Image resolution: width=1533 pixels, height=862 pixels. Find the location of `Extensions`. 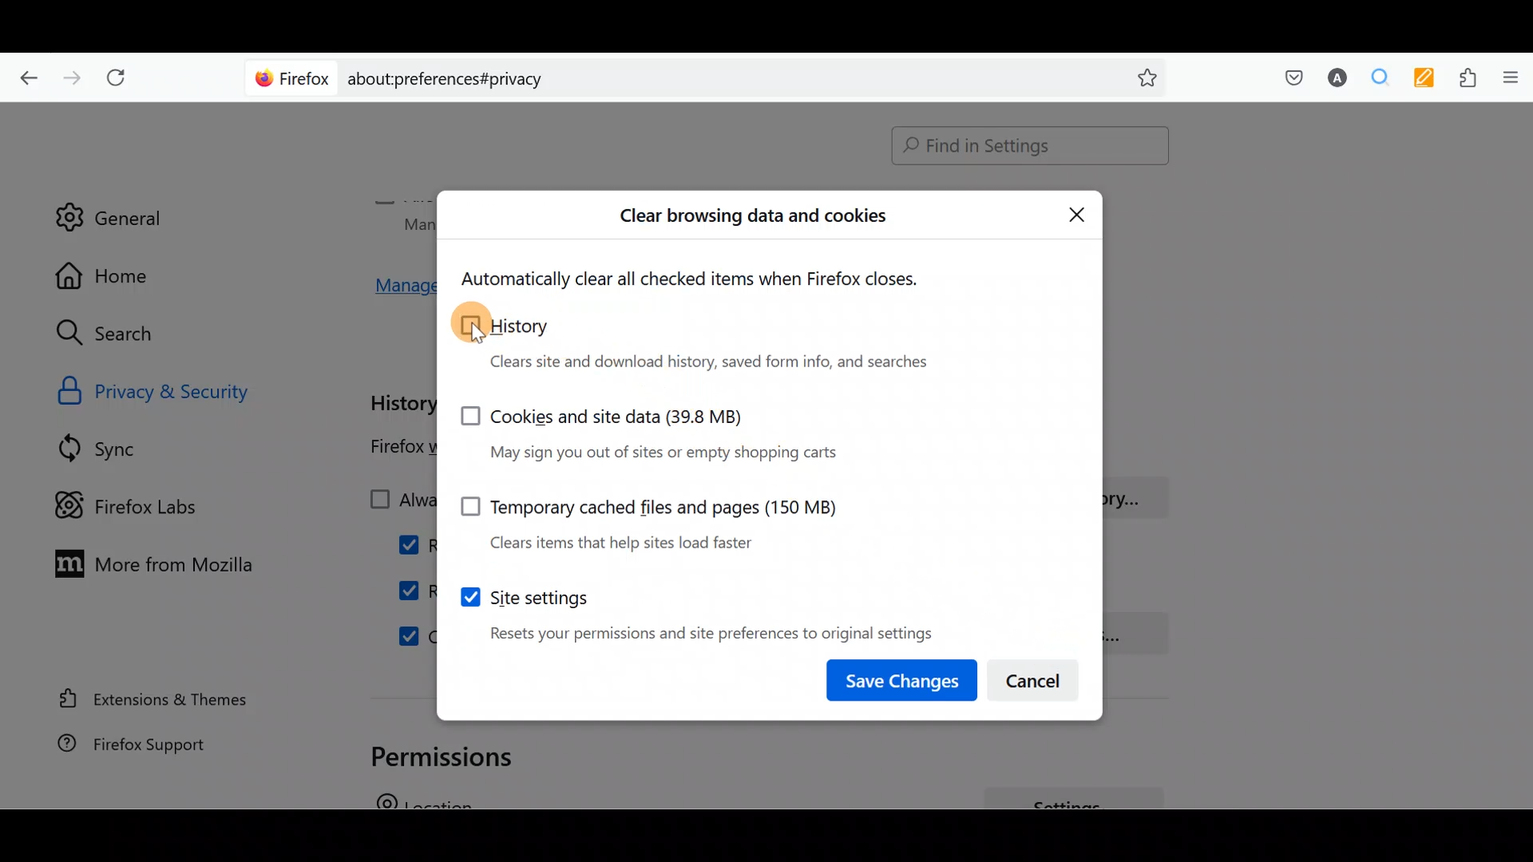

Extensions is located at coordinates (1464, 78).